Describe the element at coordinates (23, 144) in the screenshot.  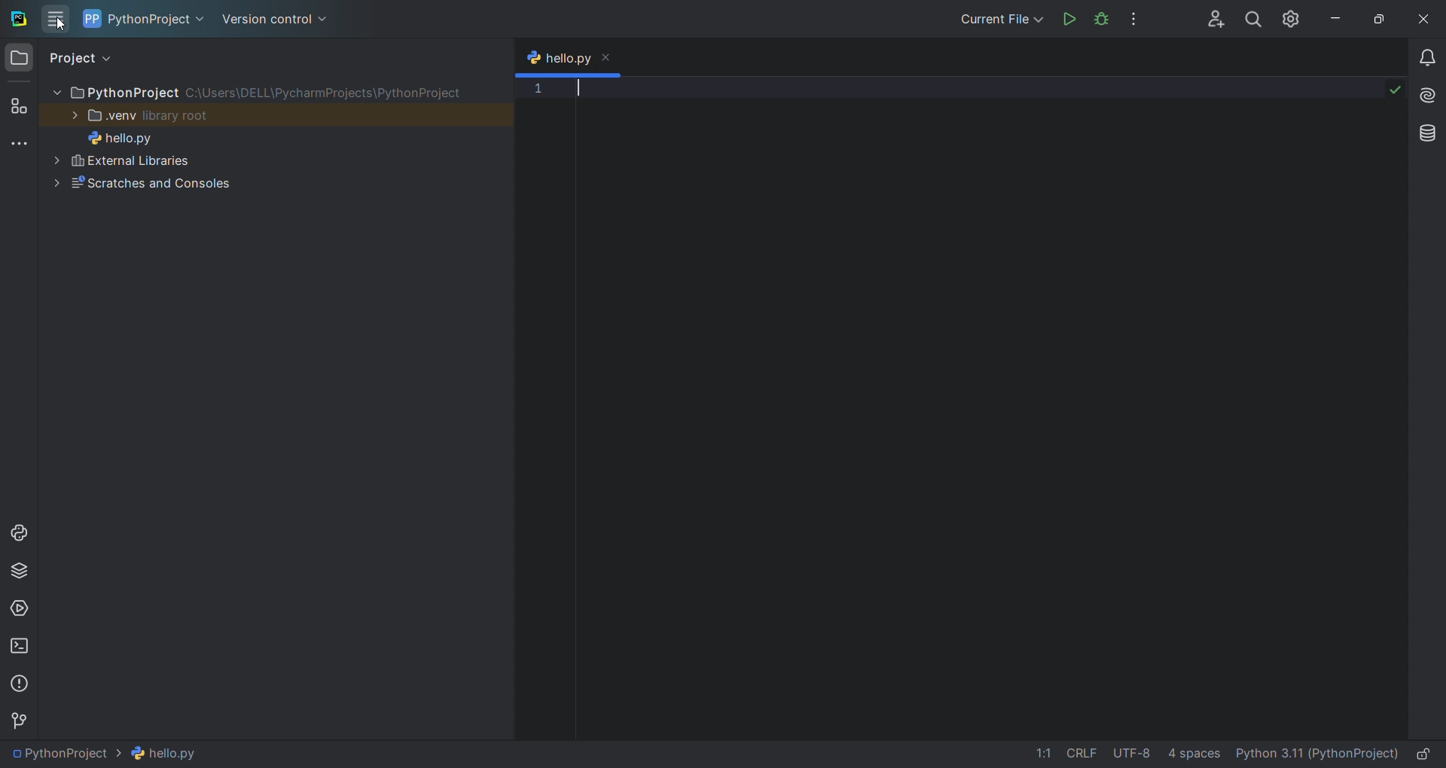
I see `more tools windows` at that location.